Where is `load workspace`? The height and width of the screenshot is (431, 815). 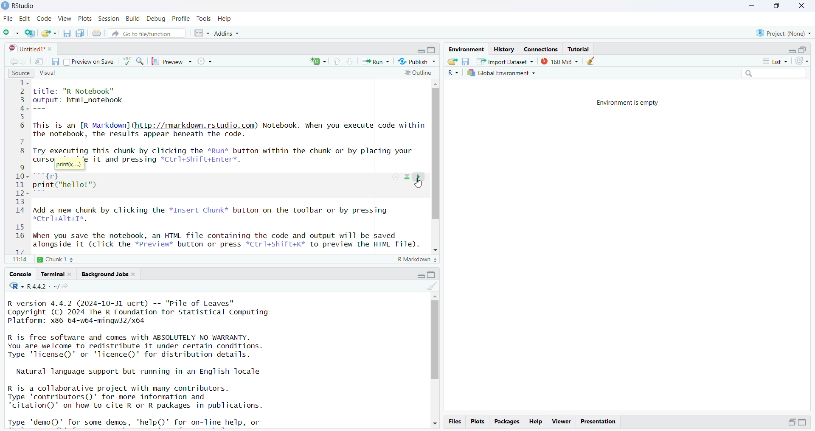 load workspace is located at coordinates (452, 61).